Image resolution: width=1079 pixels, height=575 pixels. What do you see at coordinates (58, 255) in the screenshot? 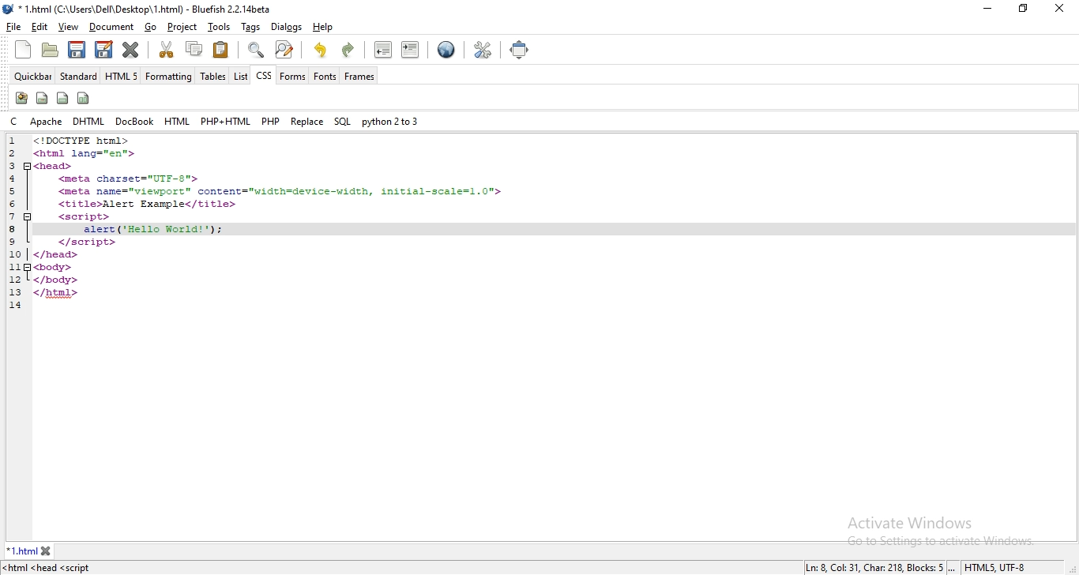
I see `</head>` at bounding box center [58, 255].